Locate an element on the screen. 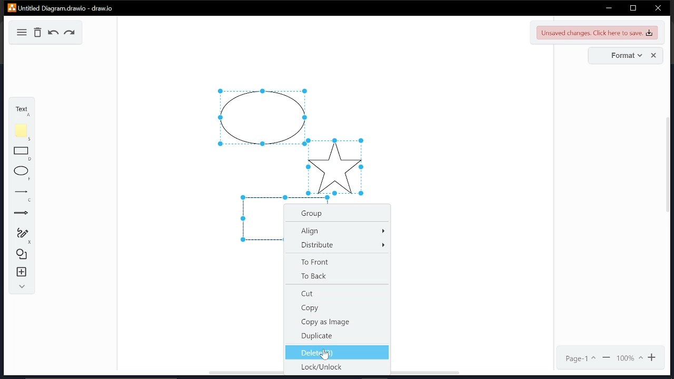 This screenshot has height=379, width=674. ellipse is located at coordinates (22, 174).